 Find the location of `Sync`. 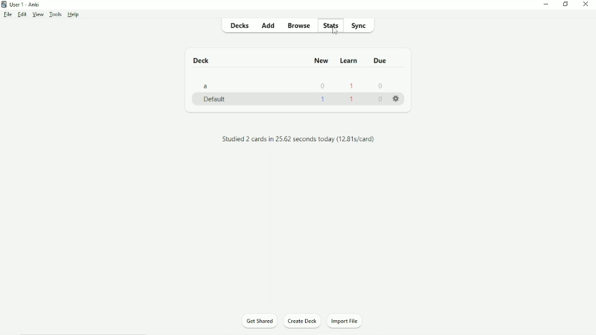

Sync is located at coordinates (357, 26).